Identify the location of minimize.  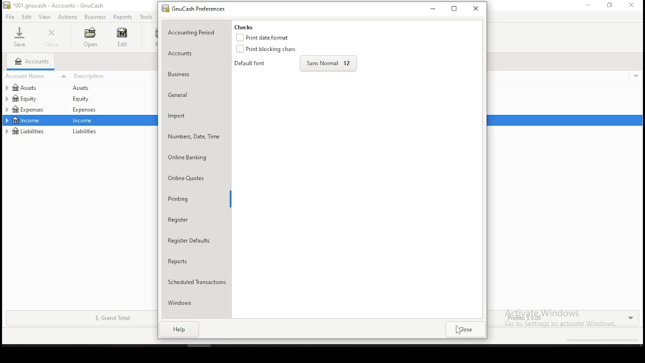
(431, 9).